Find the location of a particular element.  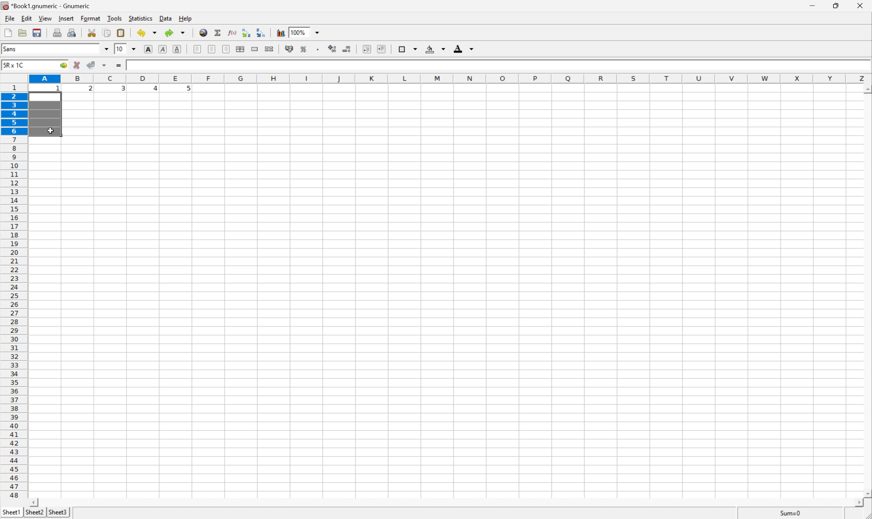

bold is located at coordinates (150, 49).